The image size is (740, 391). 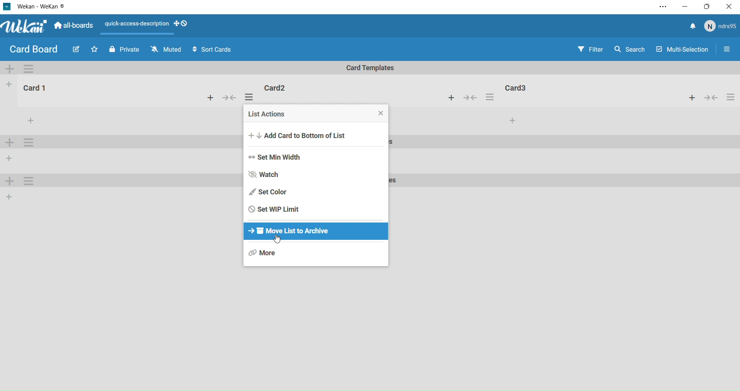 I want to click on Muted, so click(x=167, y=49).